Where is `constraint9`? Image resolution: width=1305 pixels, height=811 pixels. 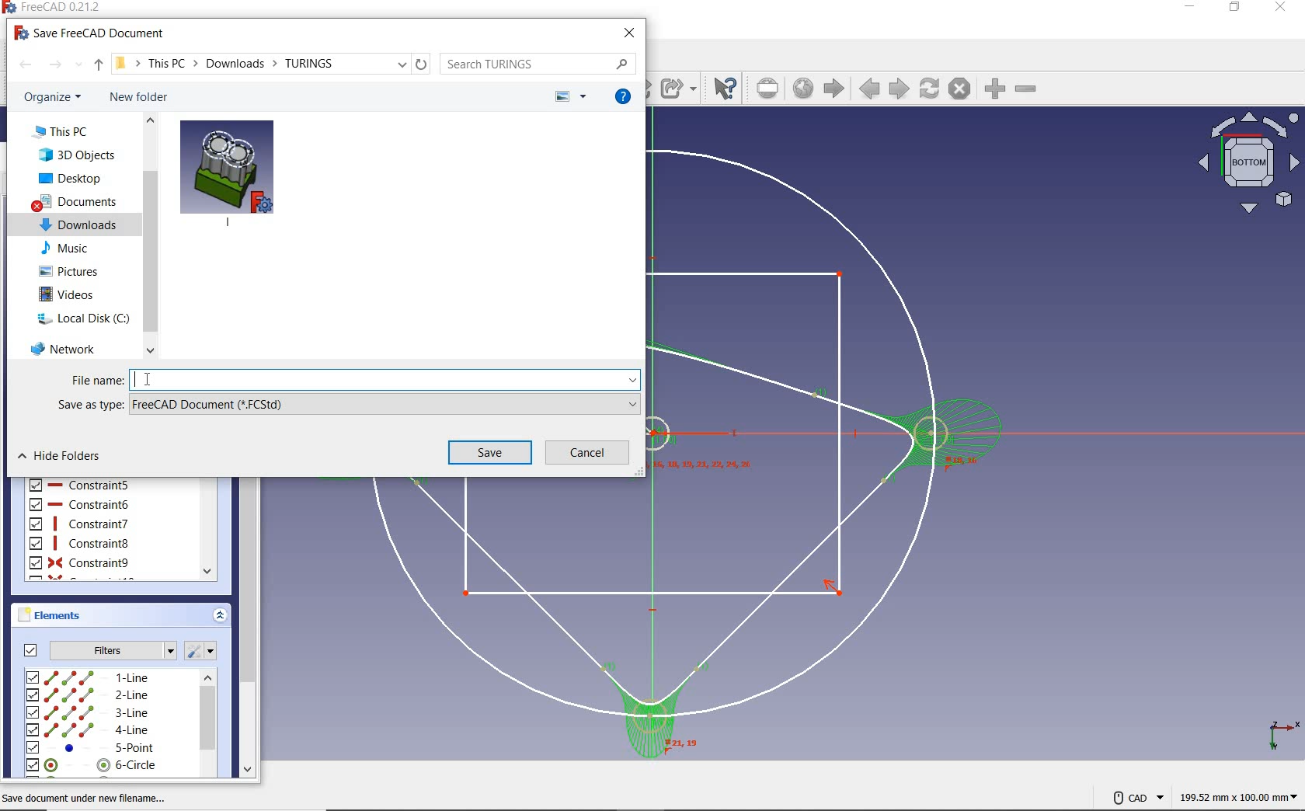
constraint9 is located at coordinates (80, 563).